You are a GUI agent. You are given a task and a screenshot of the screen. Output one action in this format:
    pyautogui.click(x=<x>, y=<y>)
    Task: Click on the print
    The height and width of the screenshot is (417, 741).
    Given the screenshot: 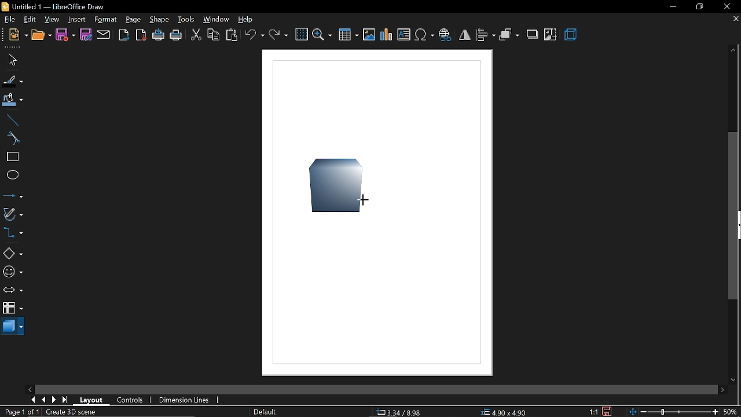 What is the action you would take?
    pyautogui.click(x=176, y=36)
    